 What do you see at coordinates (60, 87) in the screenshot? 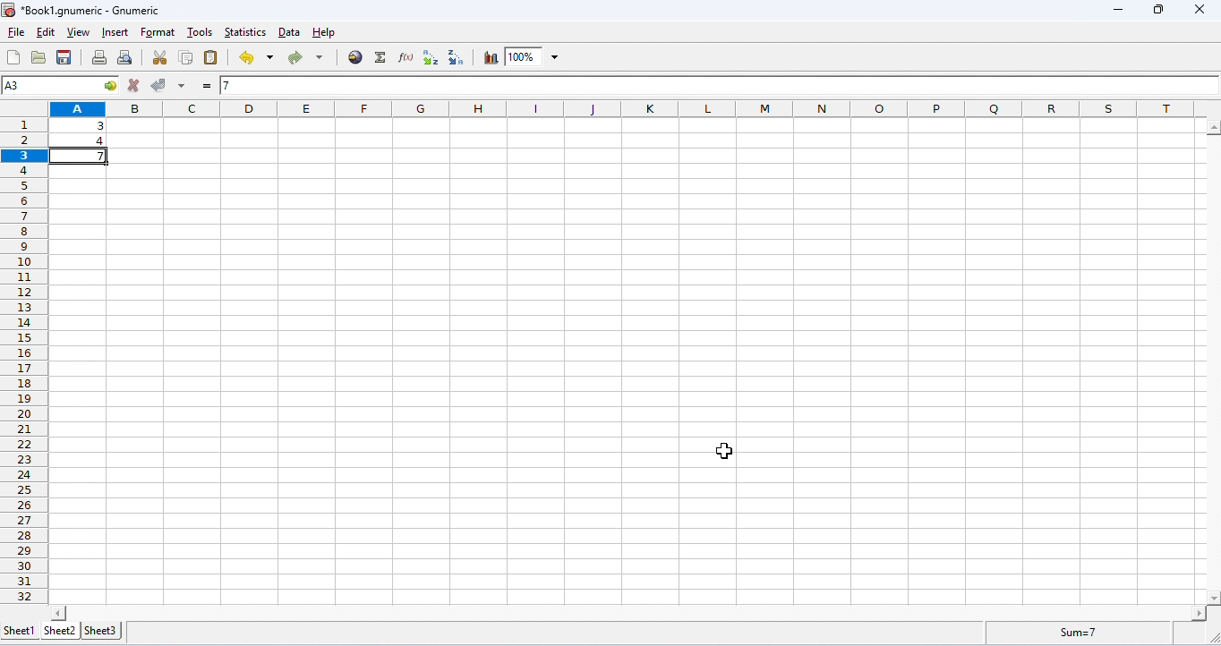
I see `selected cell` at bounding box center [60, 87].